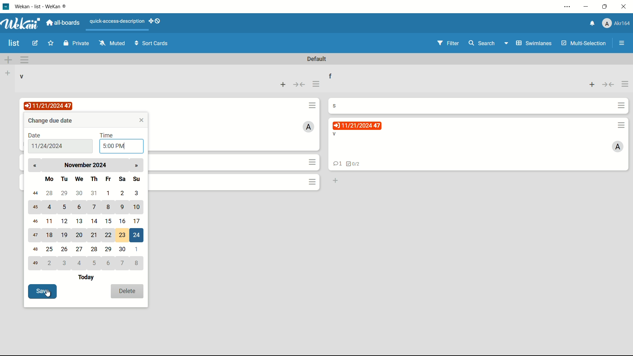  What do you see at coordinates (36, 207) in the screenshot?
I see `45` at bounding box center [36, 207].